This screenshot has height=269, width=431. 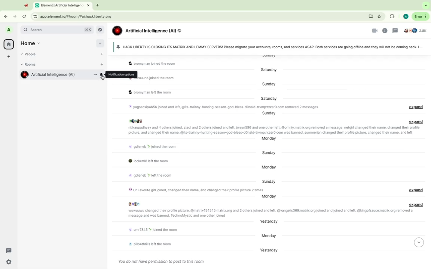 What do you see at coordinates (267, 84) in the screenshot?
I see `Day` at bounding box center [267, 84].